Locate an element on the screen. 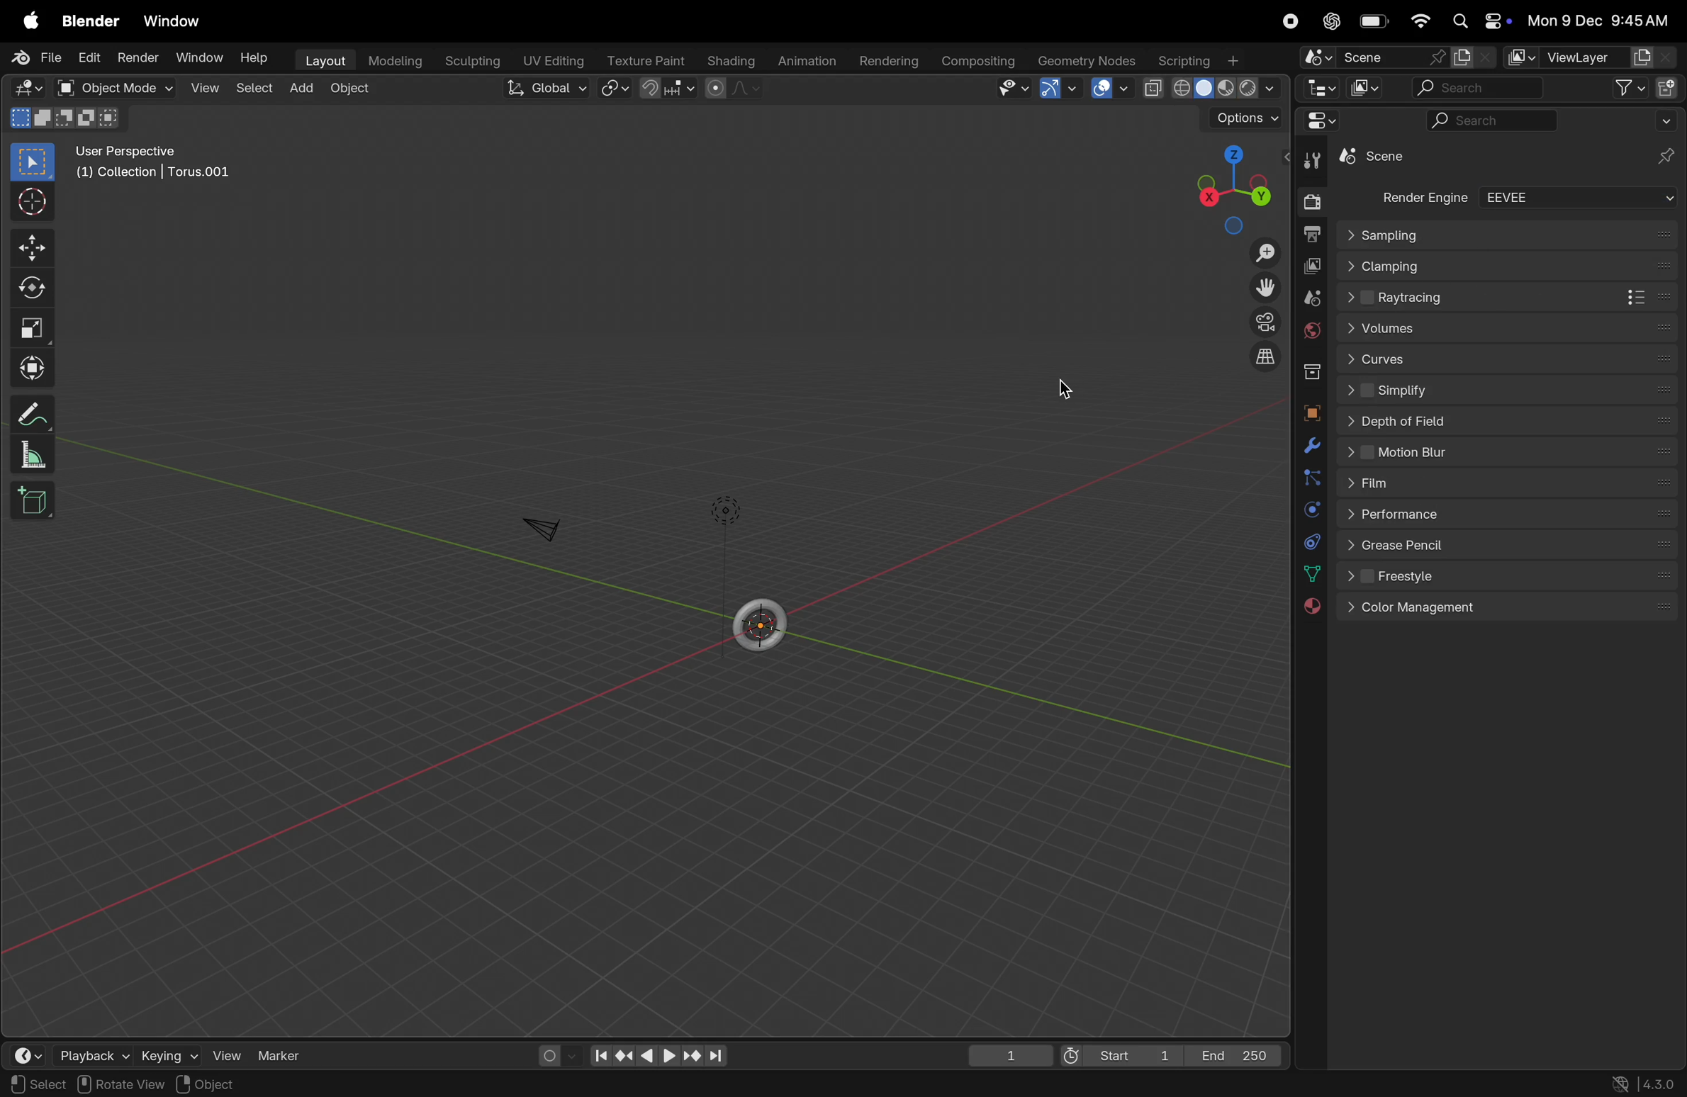  Annotate is located at coordinates (34, 413).